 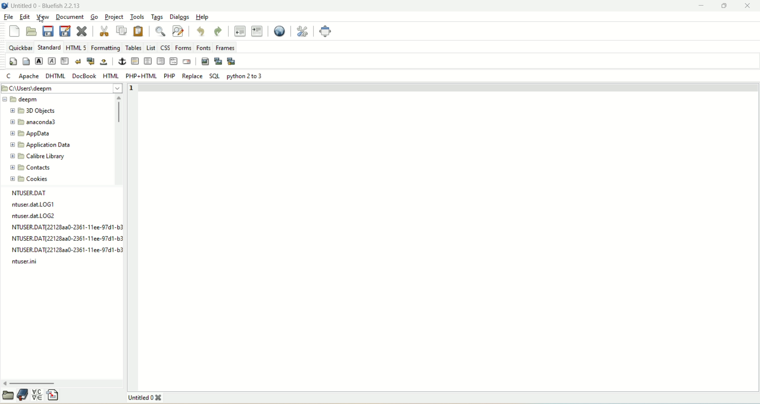 I want to click on python 2 to 3, so click(x=246, y=76).